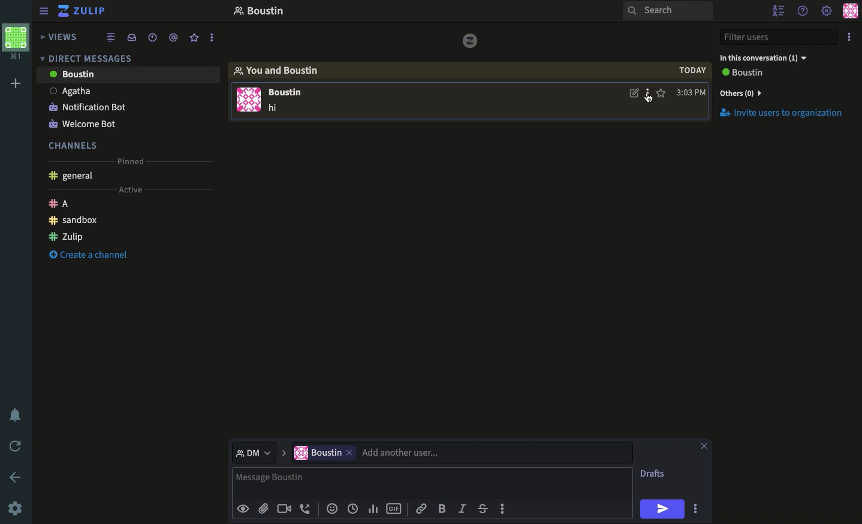  What do you see at coordinates (470, 40) in the screenshot?
I see `vice versa` at bounding box center [470, 40].